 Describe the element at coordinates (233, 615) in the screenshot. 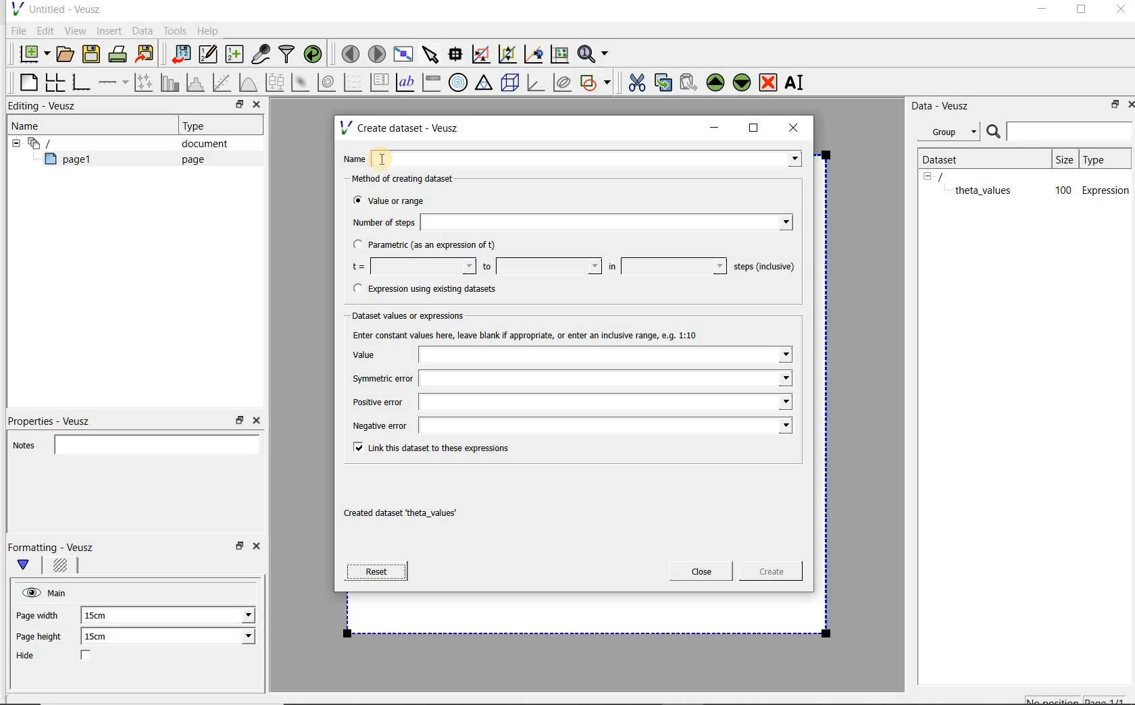

I see `Page width dropdown` at that location.